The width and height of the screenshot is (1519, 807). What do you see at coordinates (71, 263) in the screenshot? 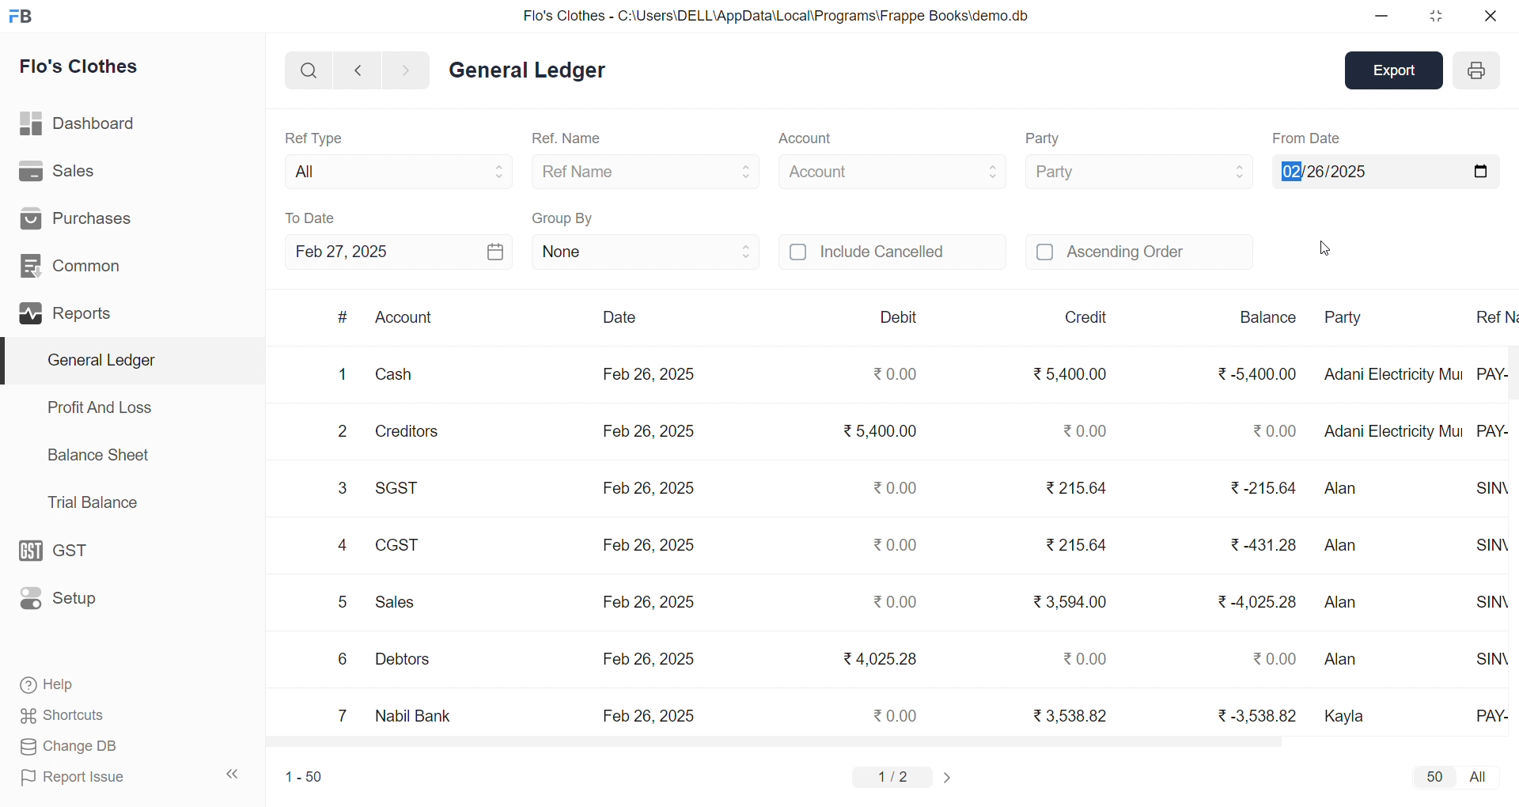
I see `Common` at bounding box center [71, 263].